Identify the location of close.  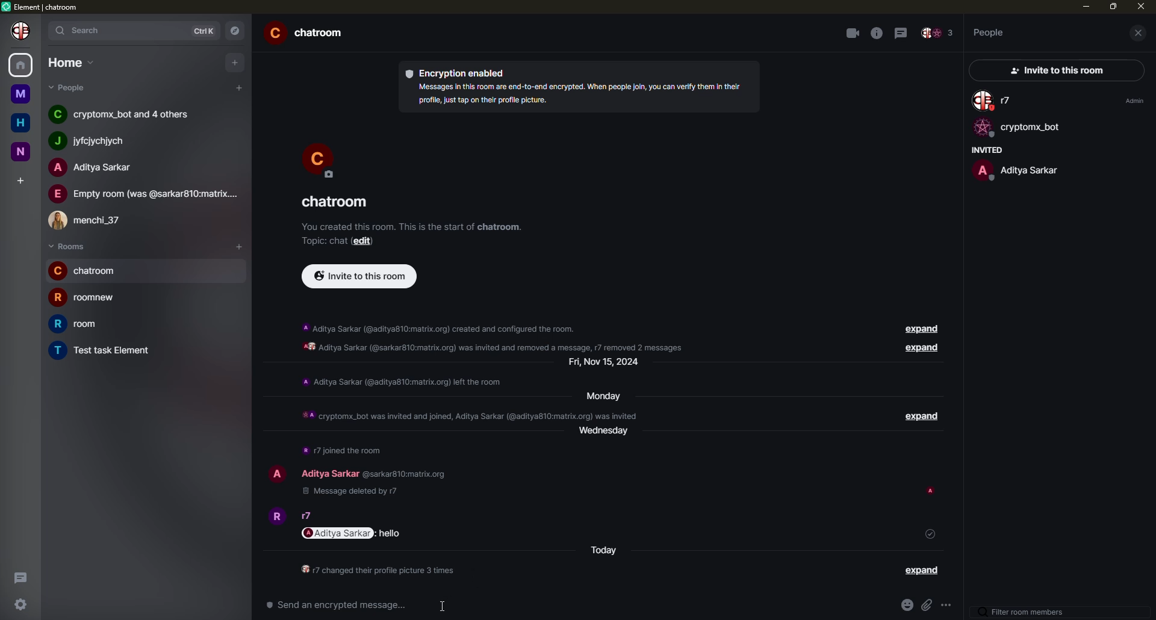
(1142, 33).